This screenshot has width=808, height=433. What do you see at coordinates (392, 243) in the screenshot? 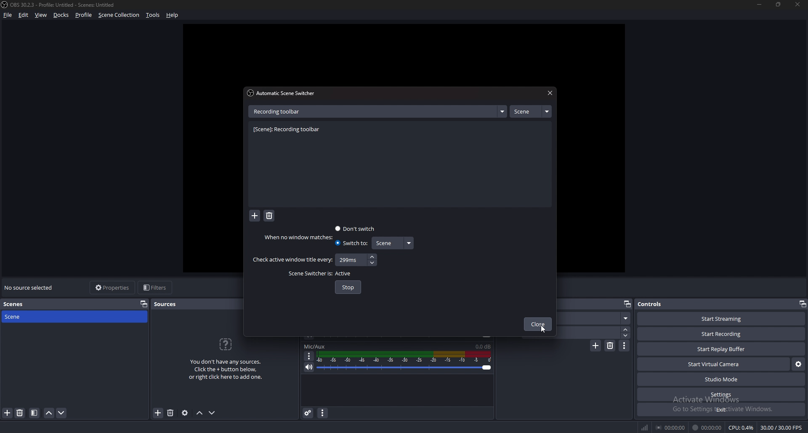
I see `scene` at bounding box center [392, 243].